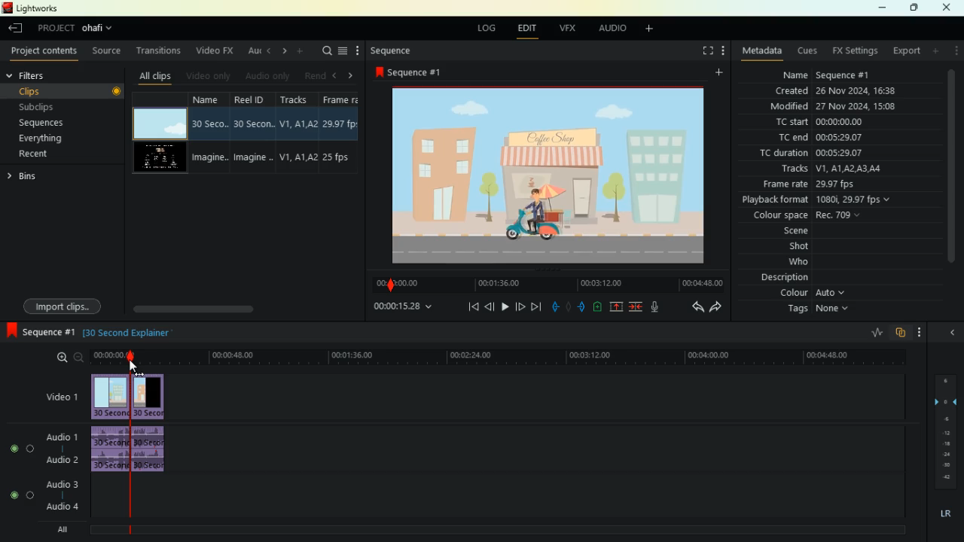 This screenshot has height=542, width=964. What do you see at coordinates (14, 473) in the screenshot?
I see `buttons` at bounding box center [14, 473].